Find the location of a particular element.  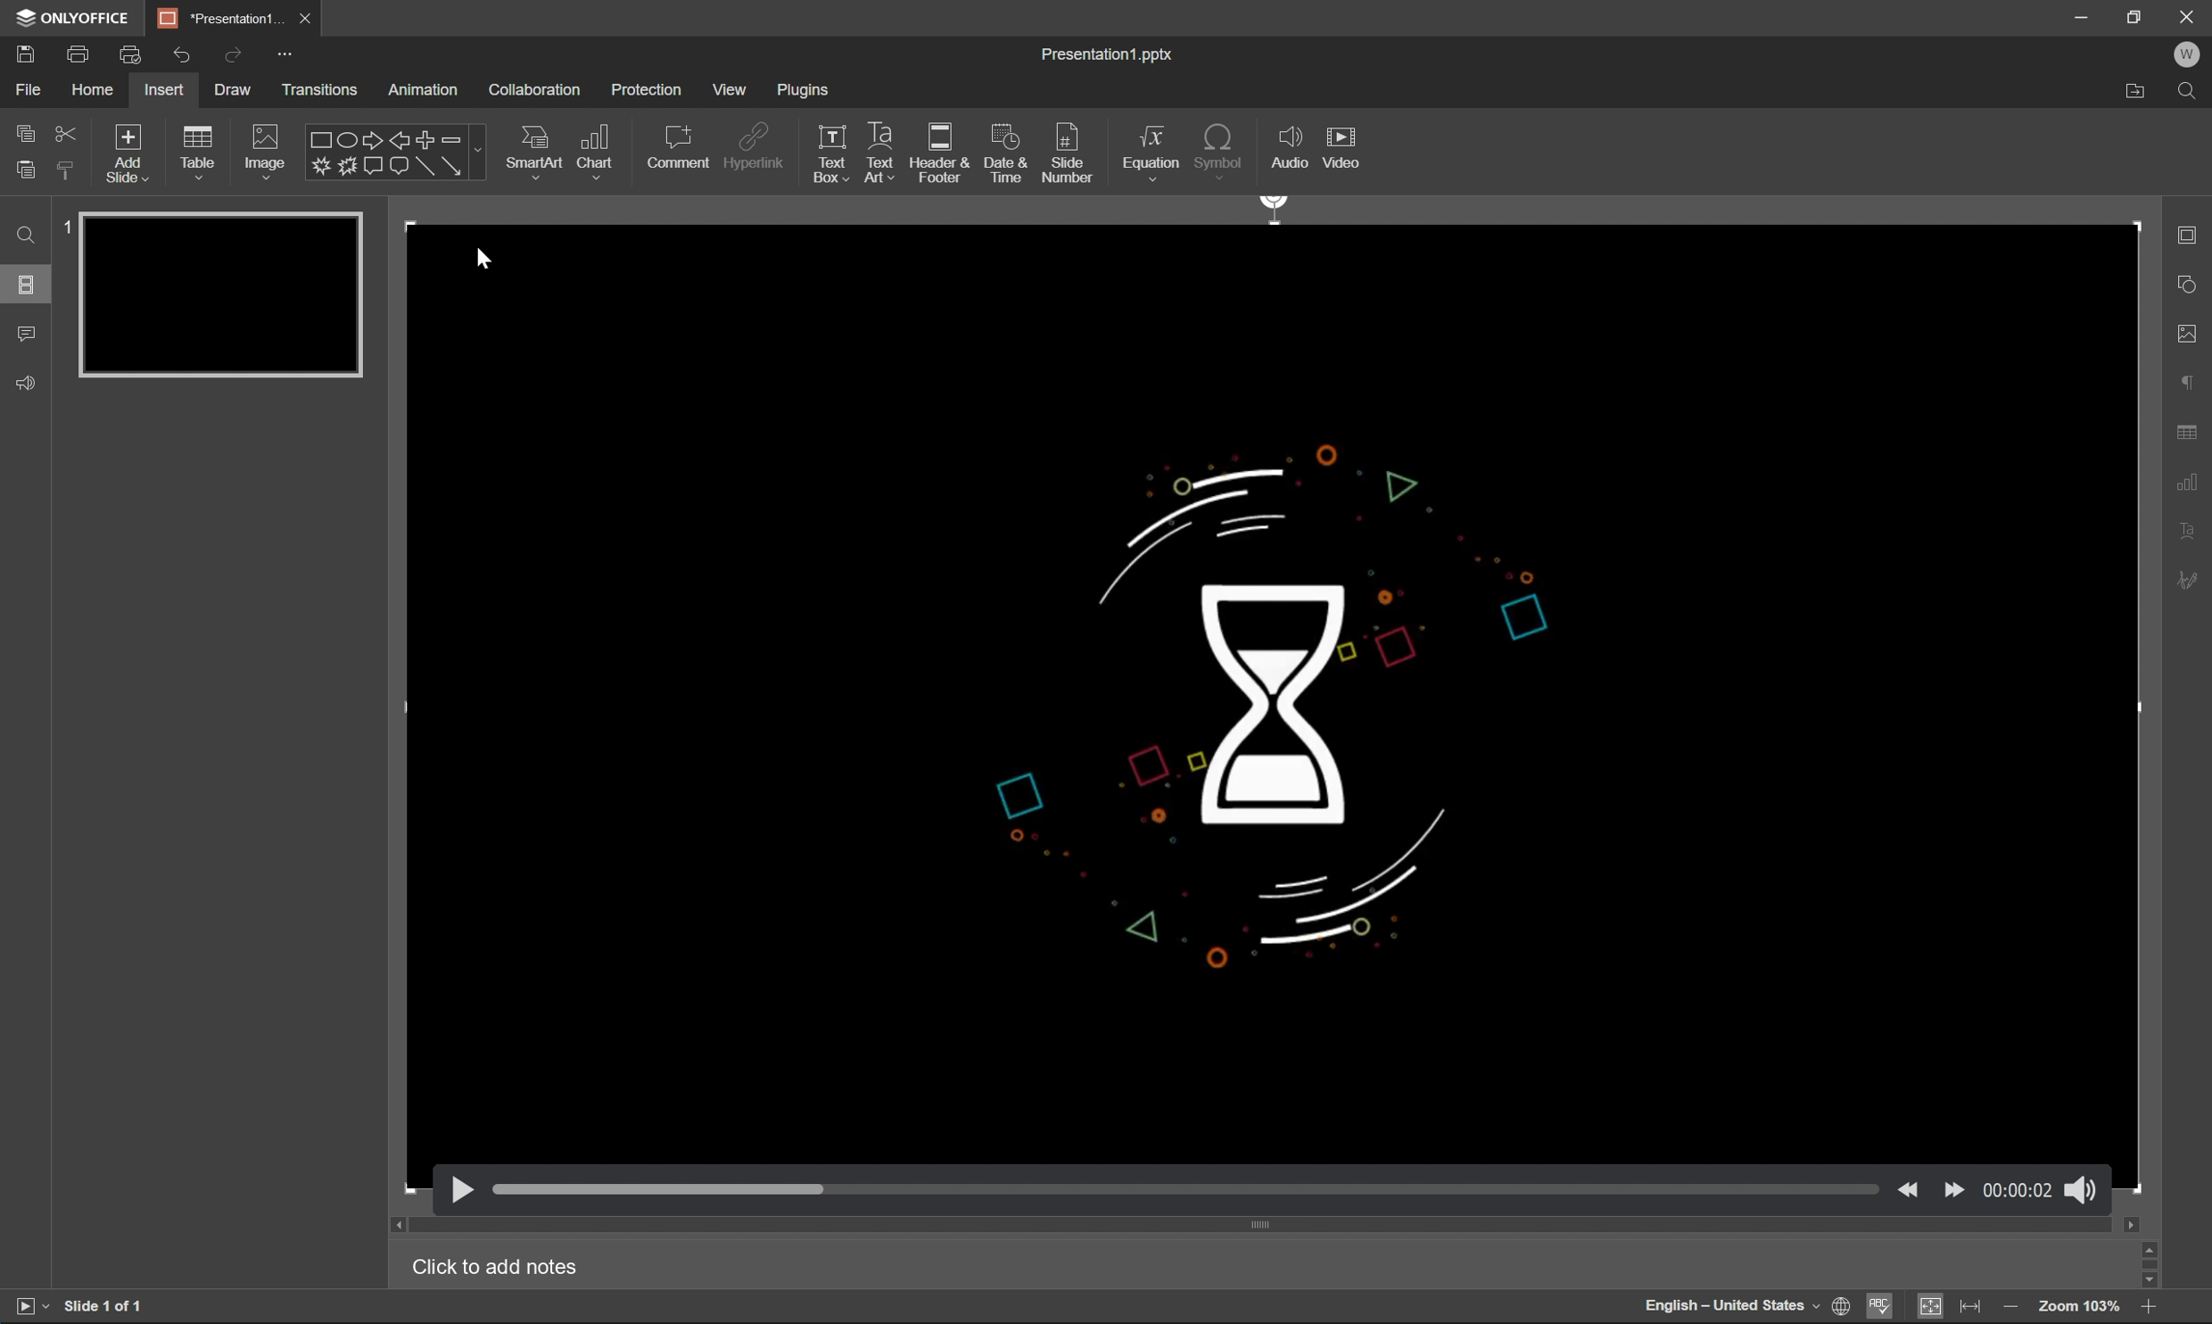

signature settings is located at coordinates (2191, 580).